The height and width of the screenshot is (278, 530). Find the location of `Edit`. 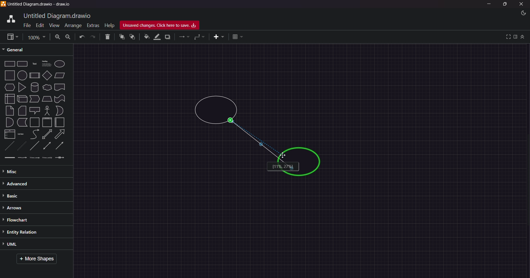

Edit is located at coordinates (39, 25).